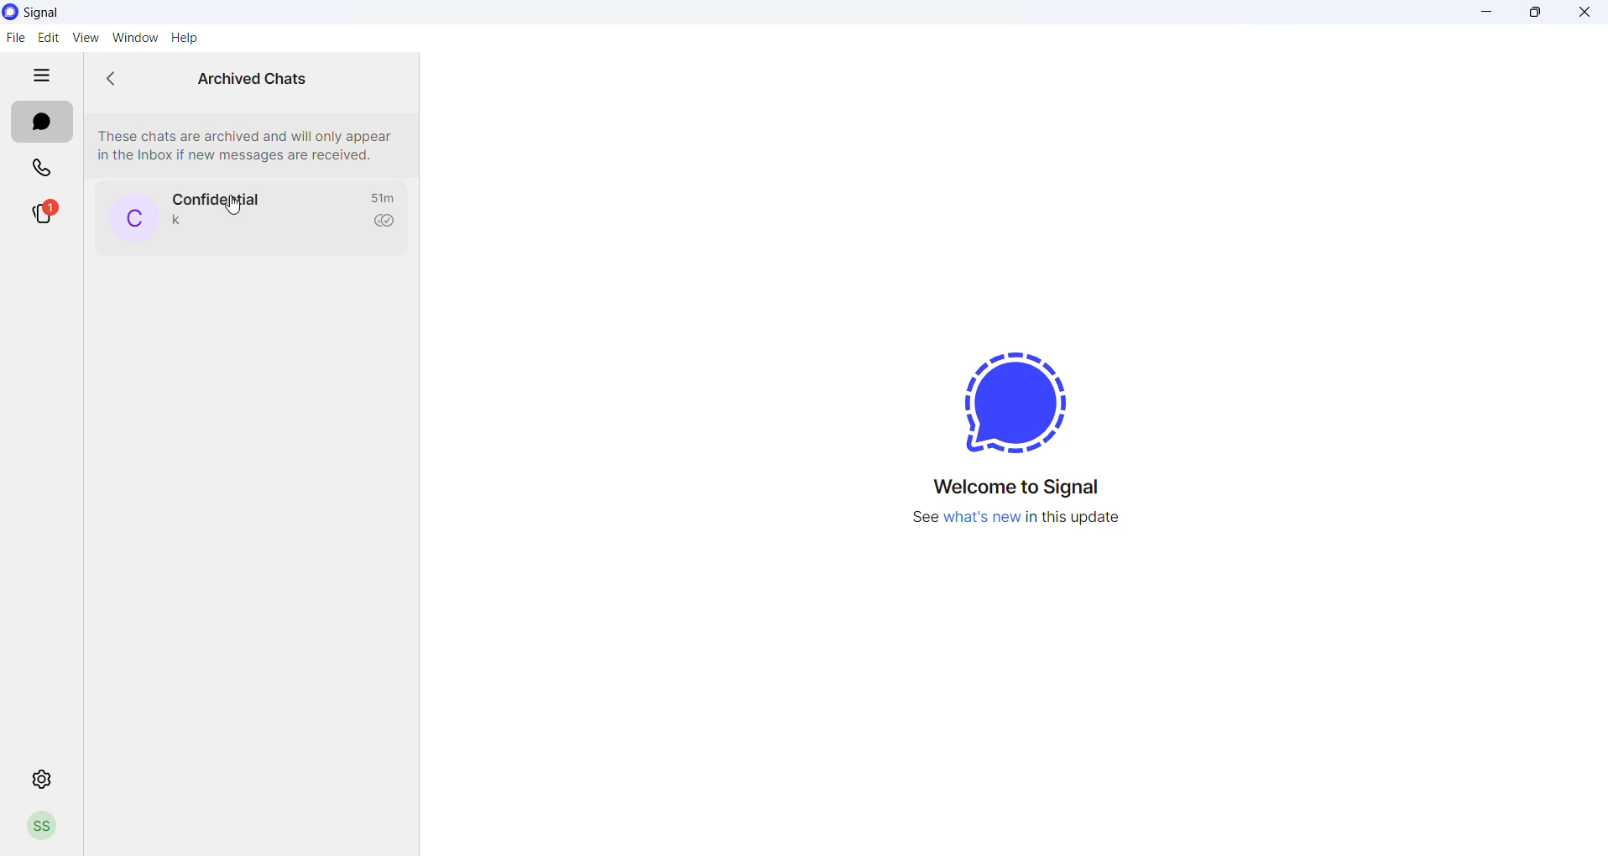  I want to click on read recipient, so click(385, 222).